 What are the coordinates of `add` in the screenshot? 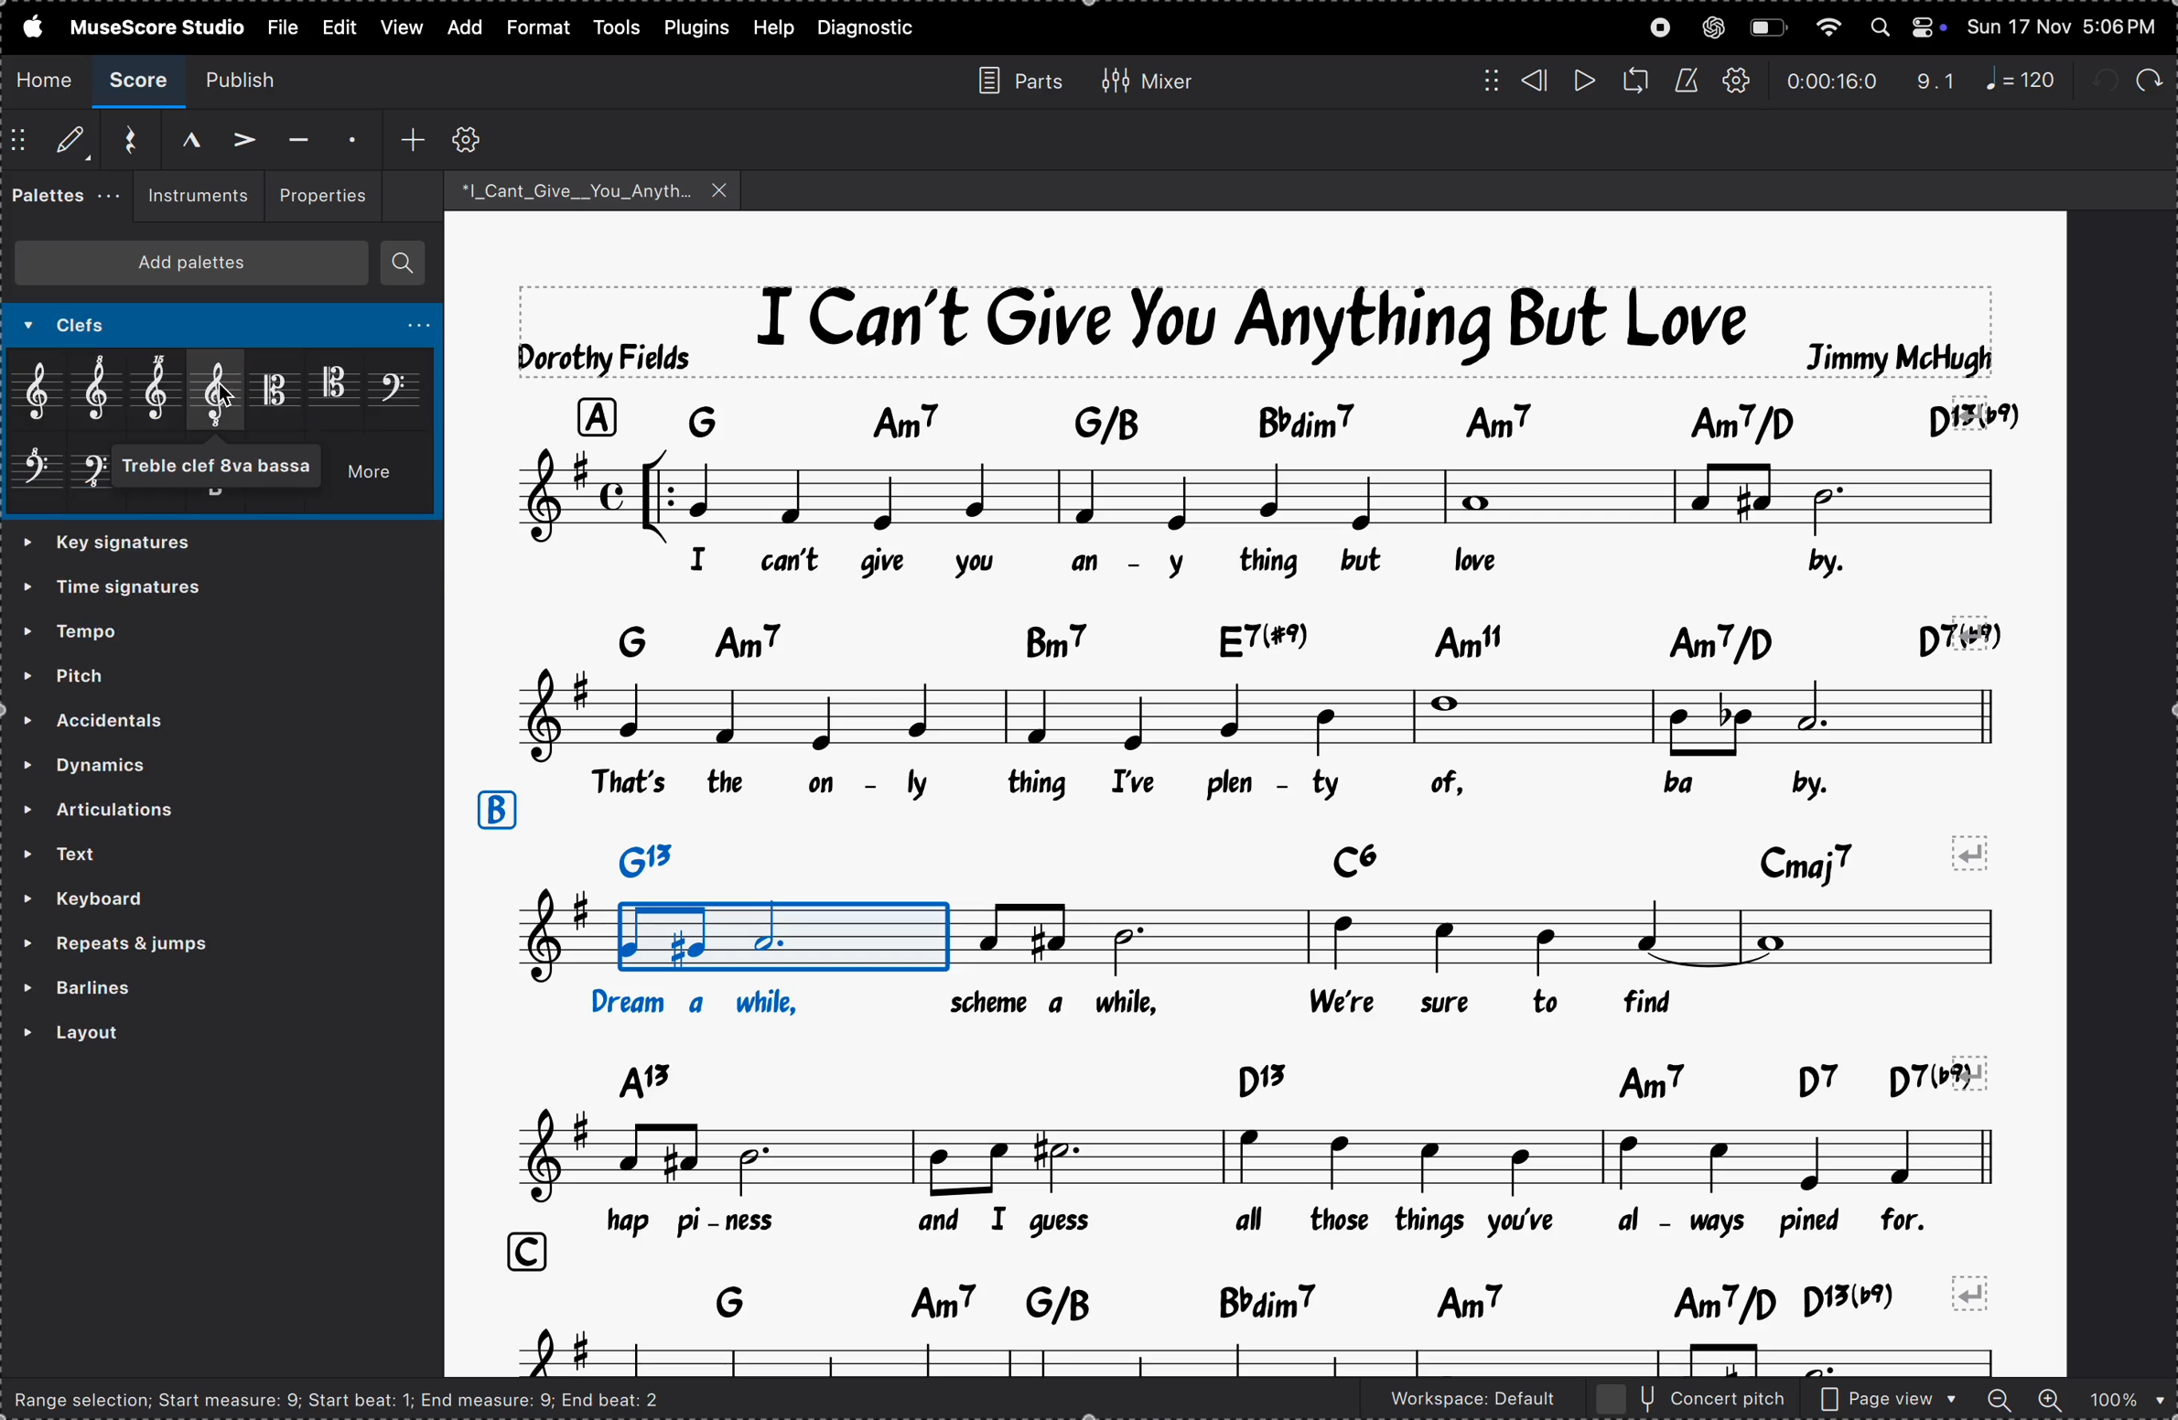 It's located at (460, 27).